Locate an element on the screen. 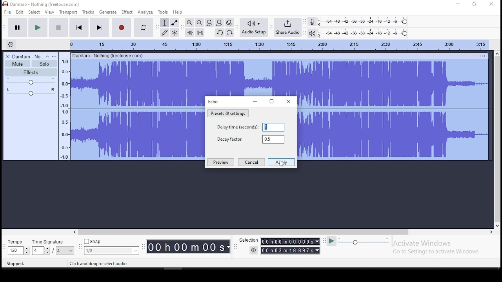 This screenshot has height=282, width=502. Horizontal scrollbar is located at coordinates (278, 232).